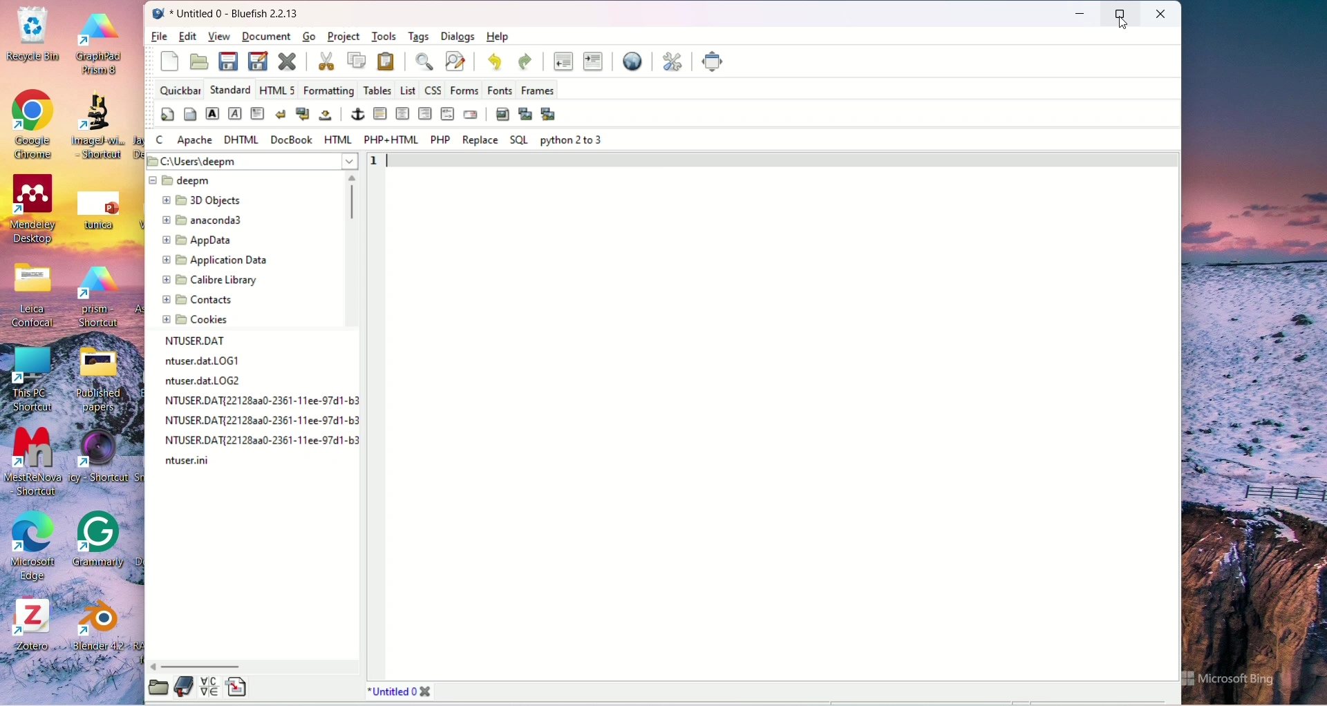 The height and width of the screenshot is (706, 1327). I want to click on file, so click(159, 37).